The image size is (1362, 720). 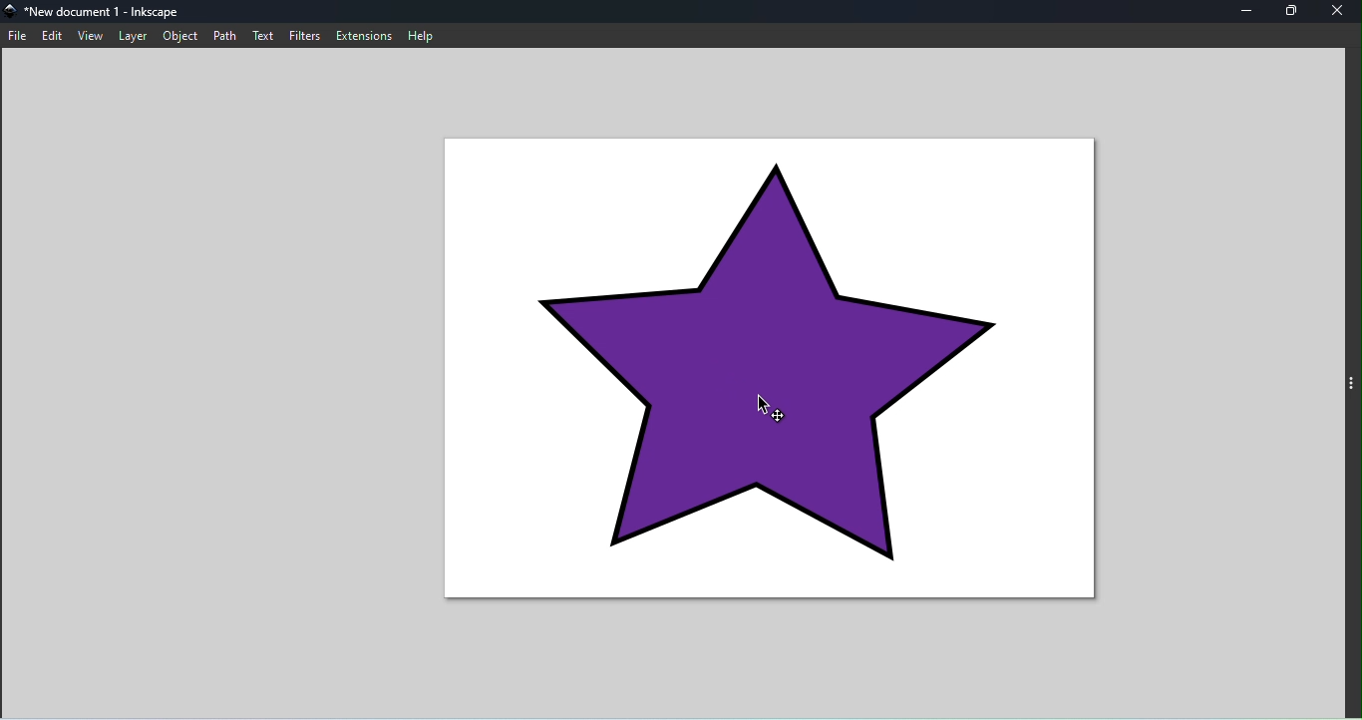 I want to click on extensions, so click(x=363, y=34).